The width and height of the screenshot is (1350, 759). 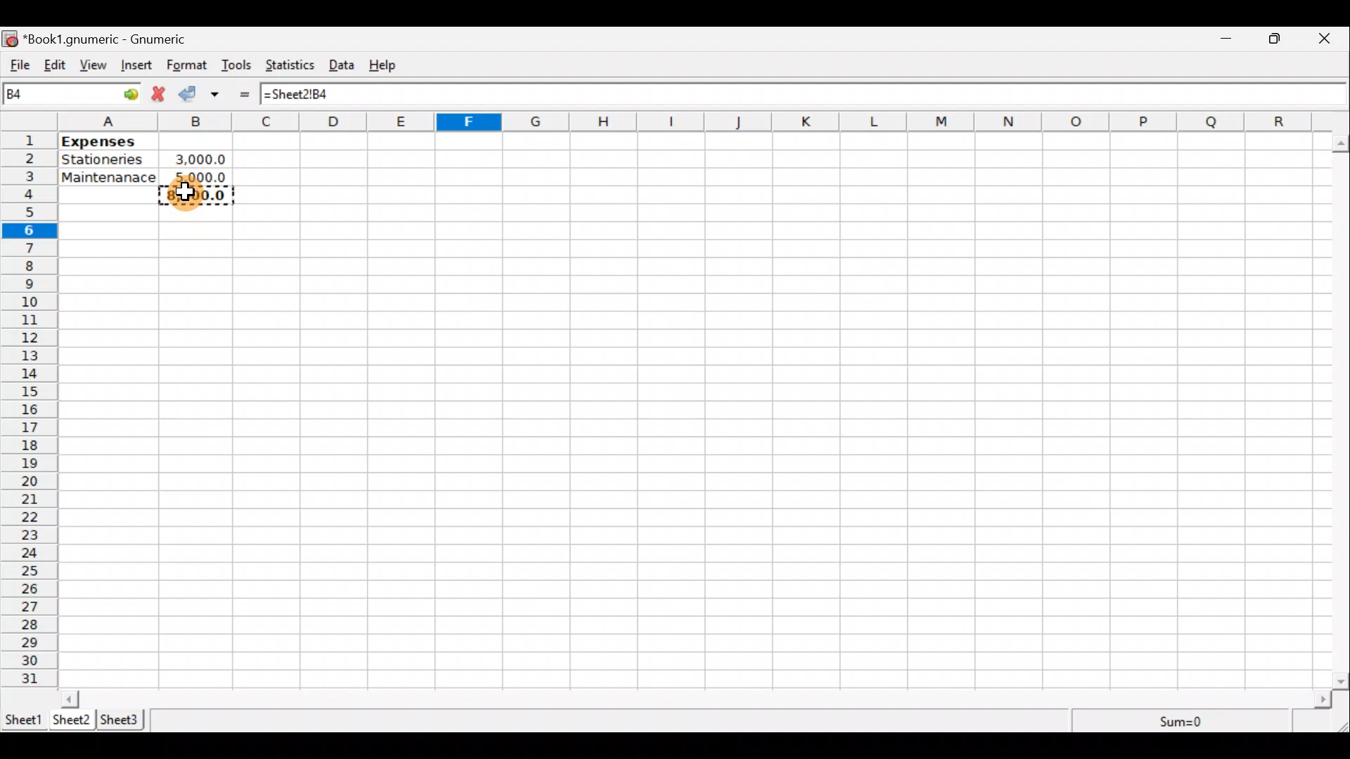 I want to click on Scroll bar, so click(x=697, y=699).